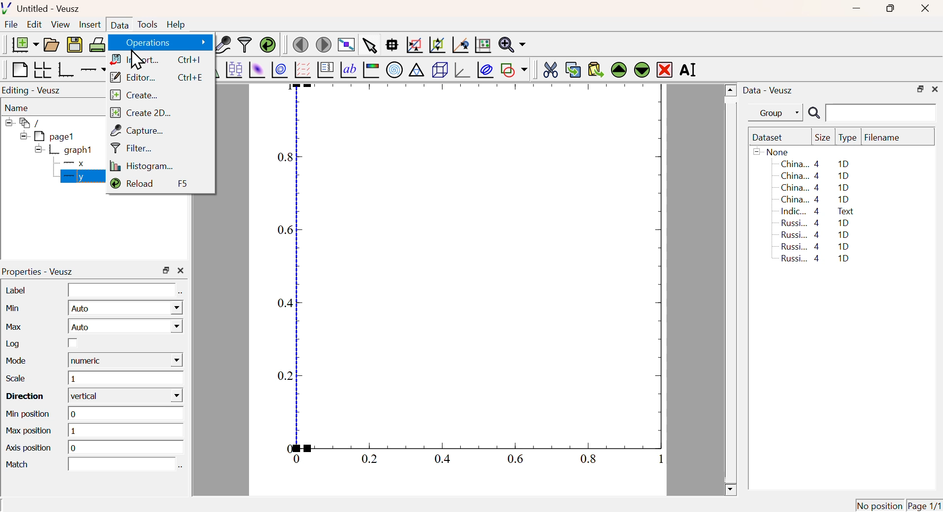 The width and height of the screenshot is (943, 512). What do you see at coordinates (182, 184) in the screenshot?
I see `F5` at bounding box center [182, 184].